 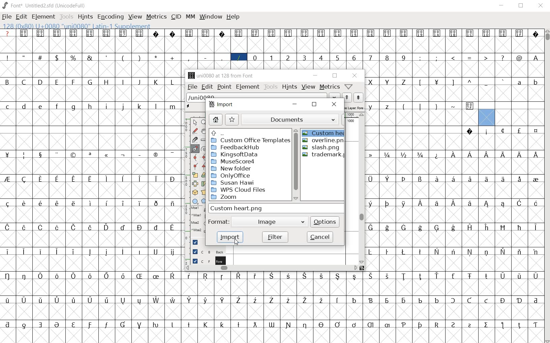 I want to click on glyph, so click(x=172, y=155).